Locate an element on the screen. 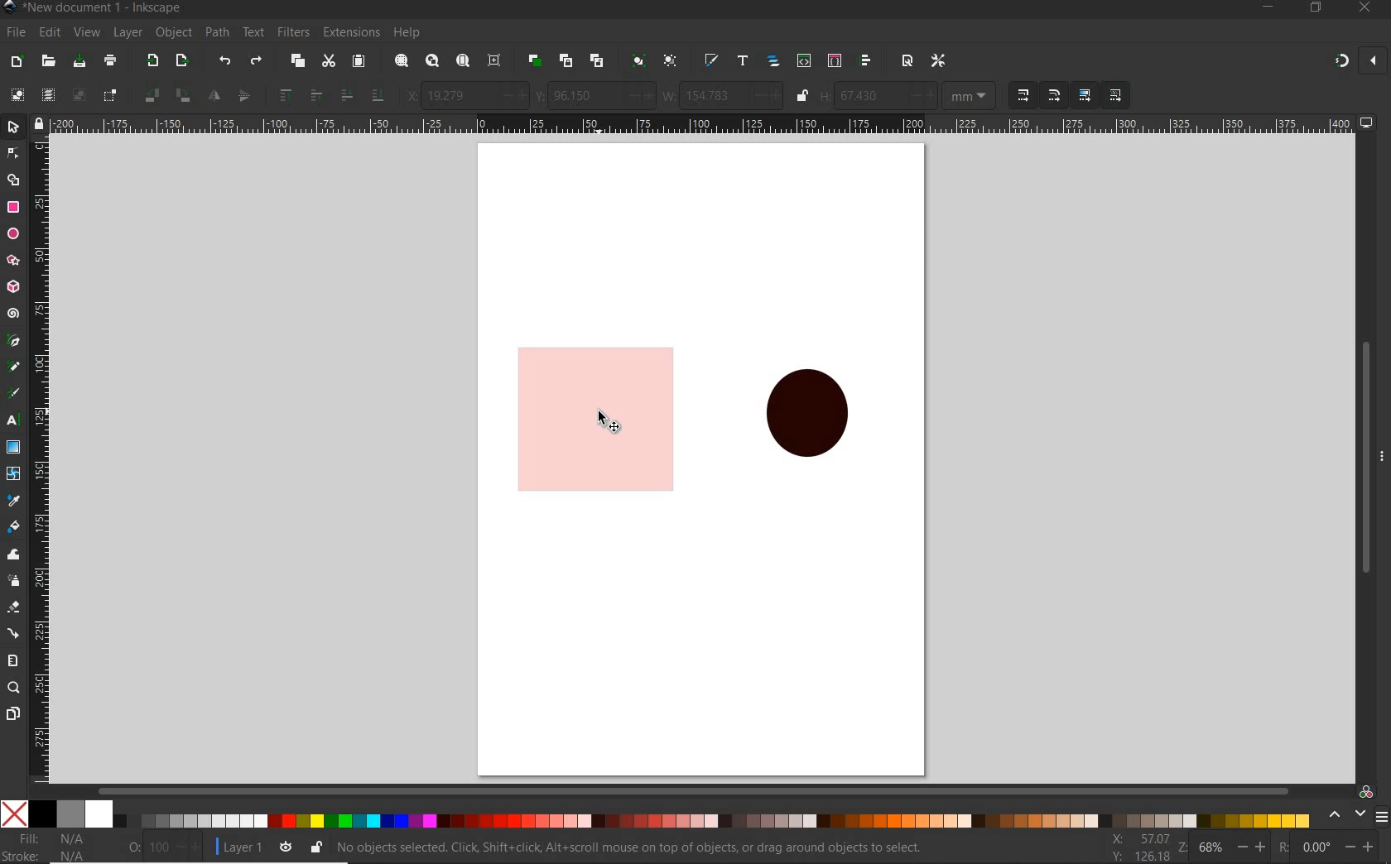  SIDEBAR is located at coordinates (1383, 817).